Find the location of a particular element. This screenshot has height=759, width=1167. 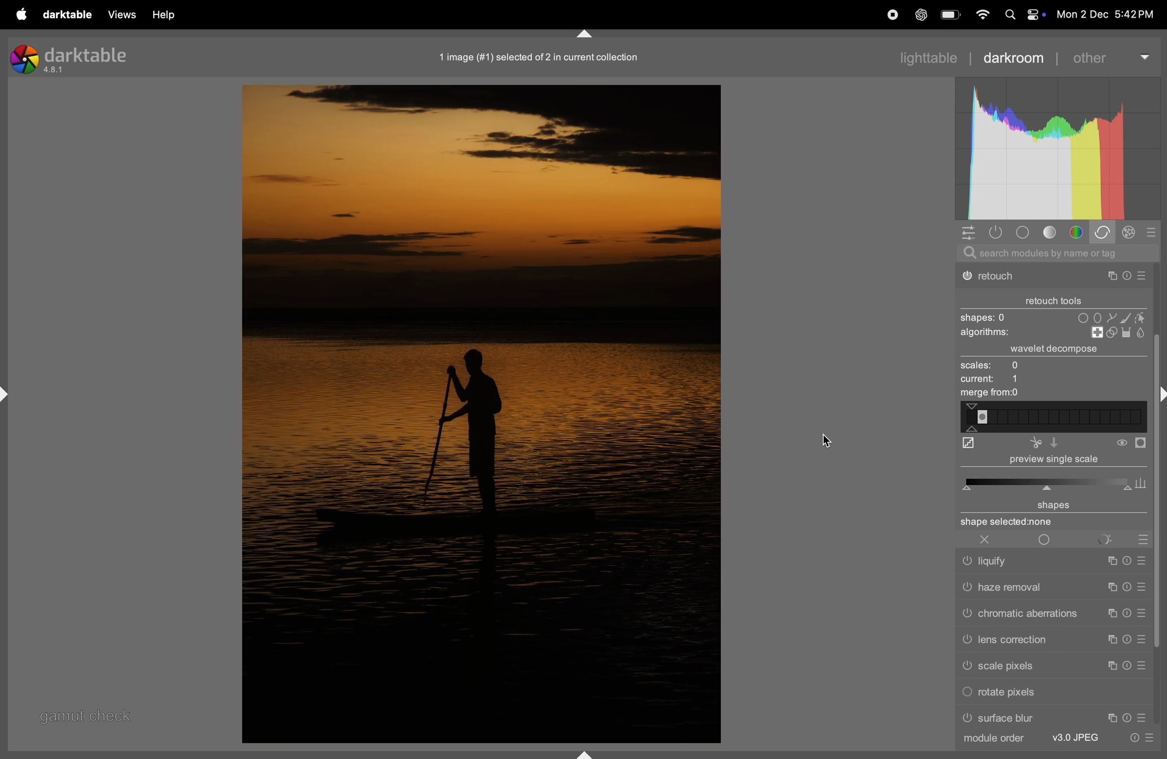

colors is located at coordinates (1078, 232).